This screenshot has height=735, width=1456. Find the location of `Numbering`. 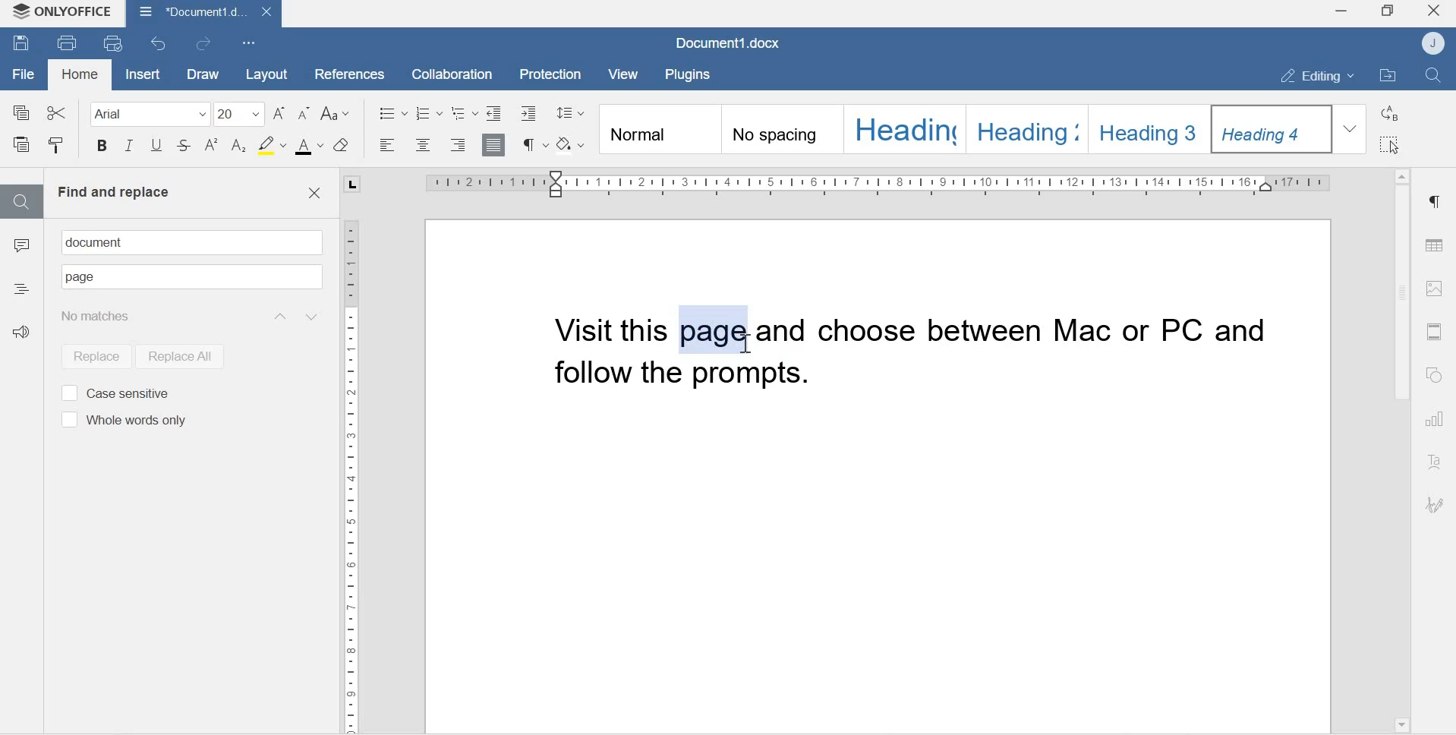

Numbering is located at coordinates (430, 112).